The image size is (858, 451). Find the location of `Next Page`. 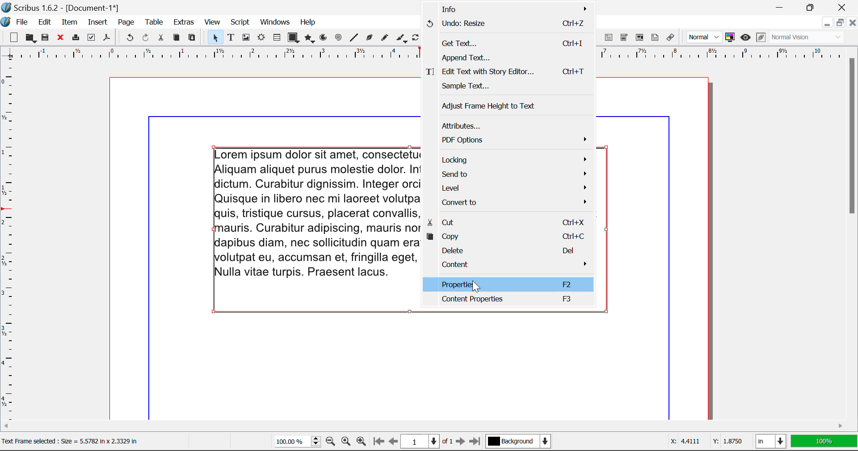

Next Page is located at coordinates (460, 442).